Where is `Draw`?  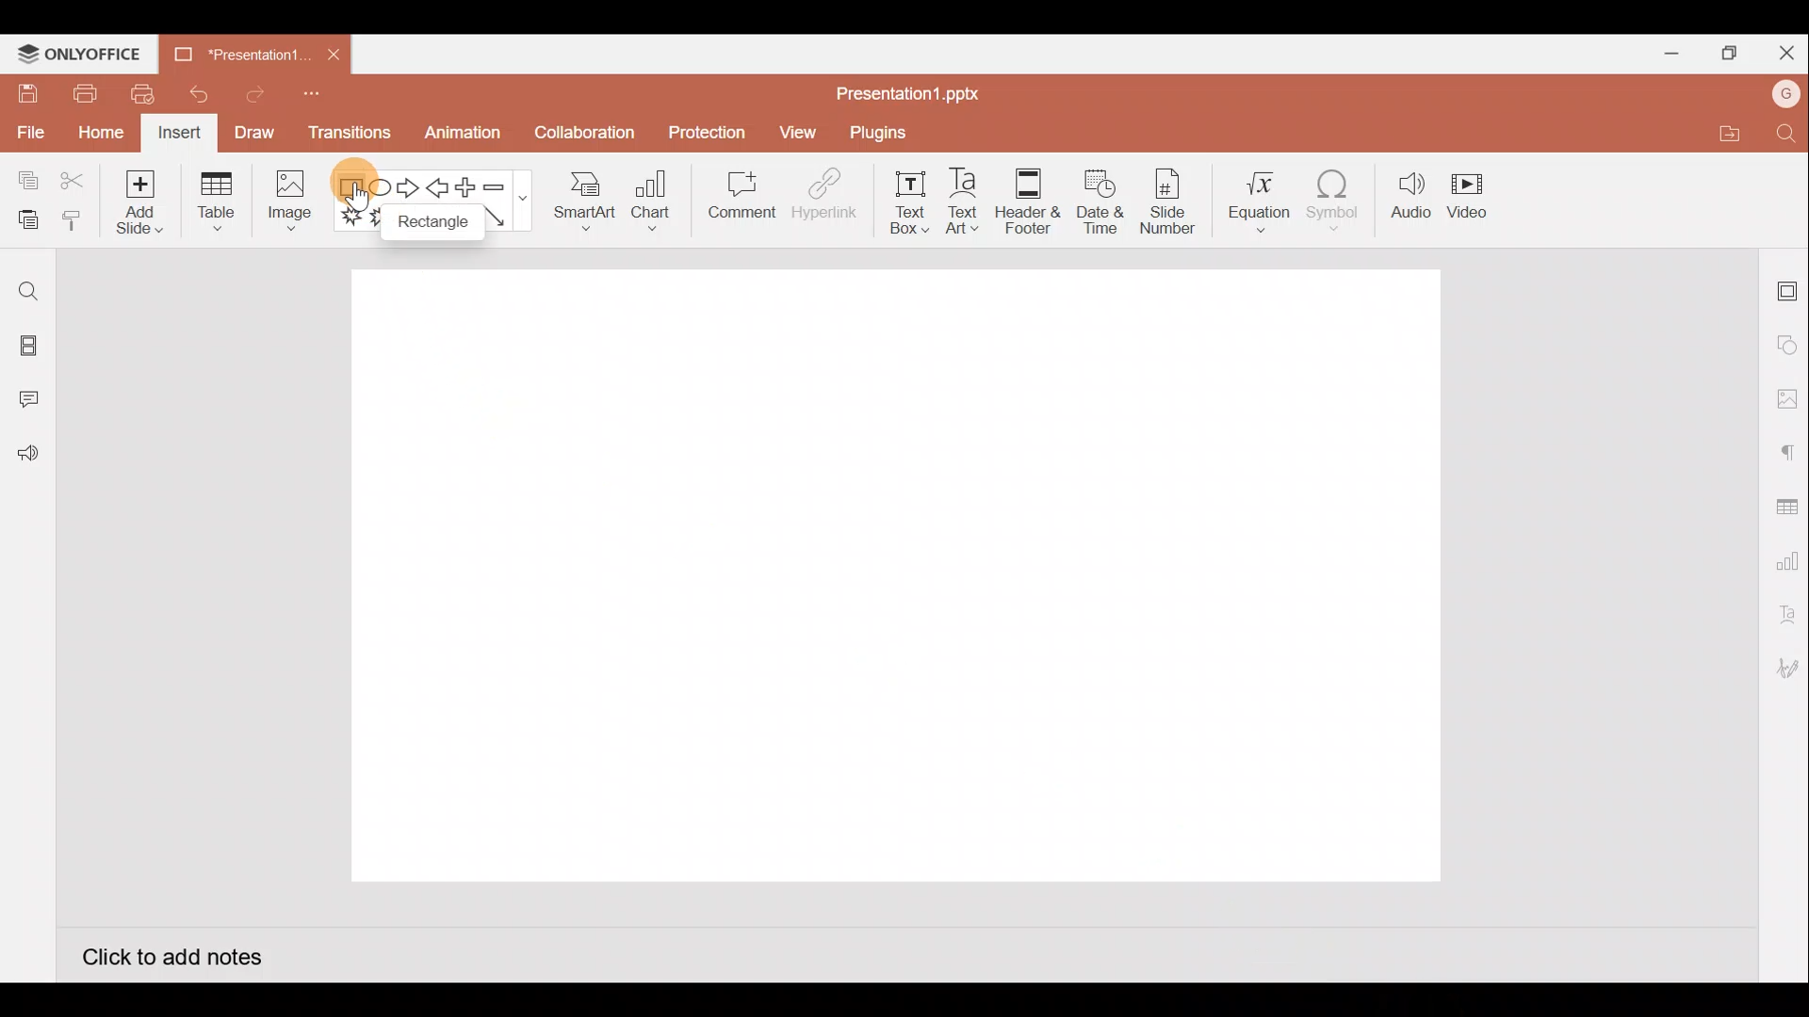 Draw is located at coordinates (253, 132).